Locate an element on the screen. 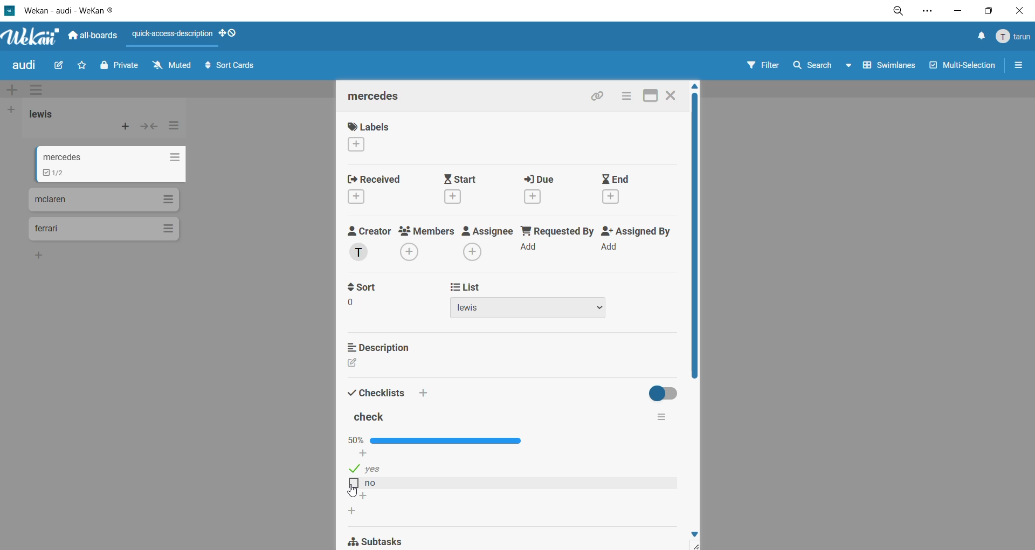  due is located at coordinates (545, 188).